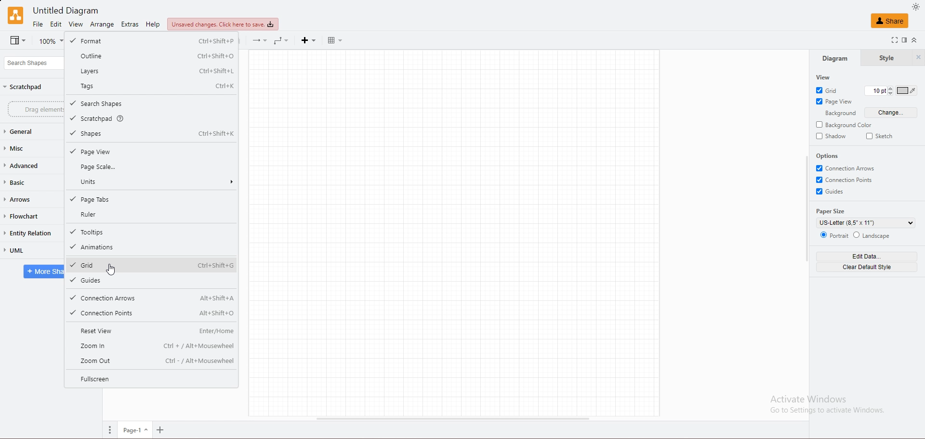 This screenshot has height=439, width=925. Describe the element at coordinates (867, 223) in the screenshot. I see `paper size selection` at that location.